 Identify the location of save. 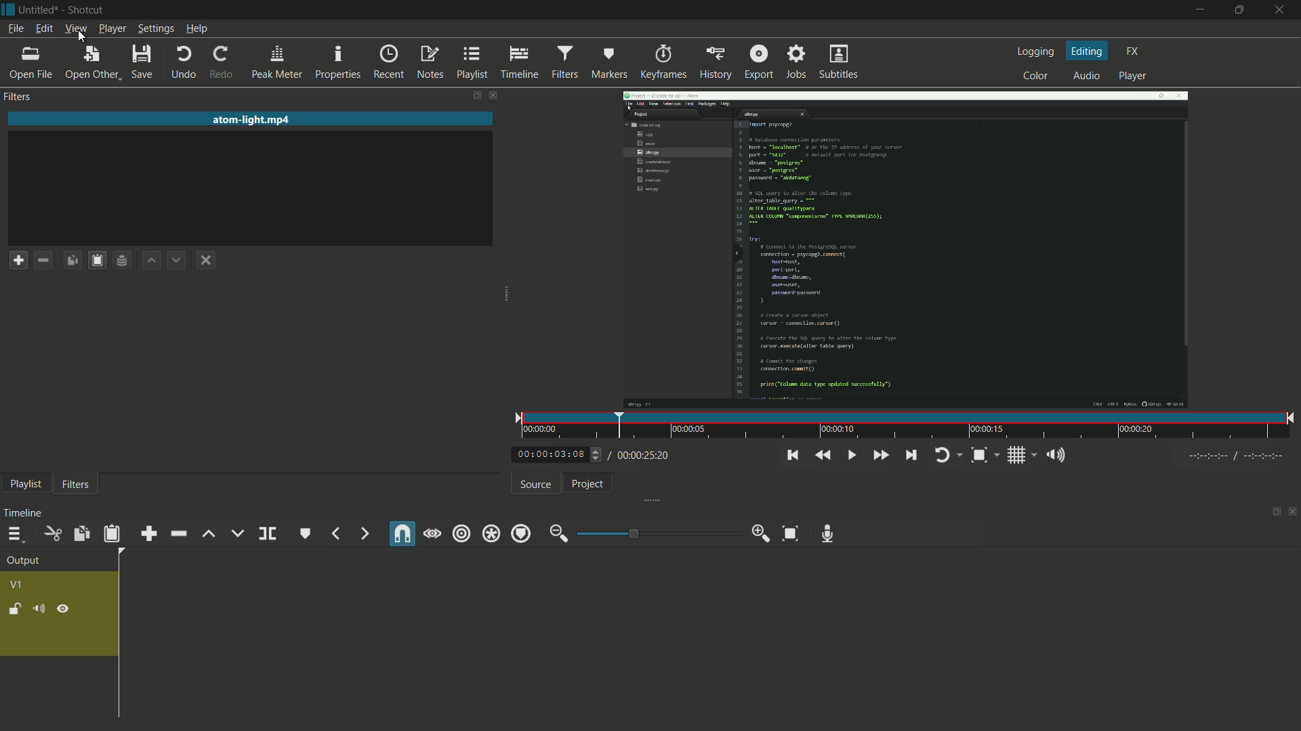
(141, 61).